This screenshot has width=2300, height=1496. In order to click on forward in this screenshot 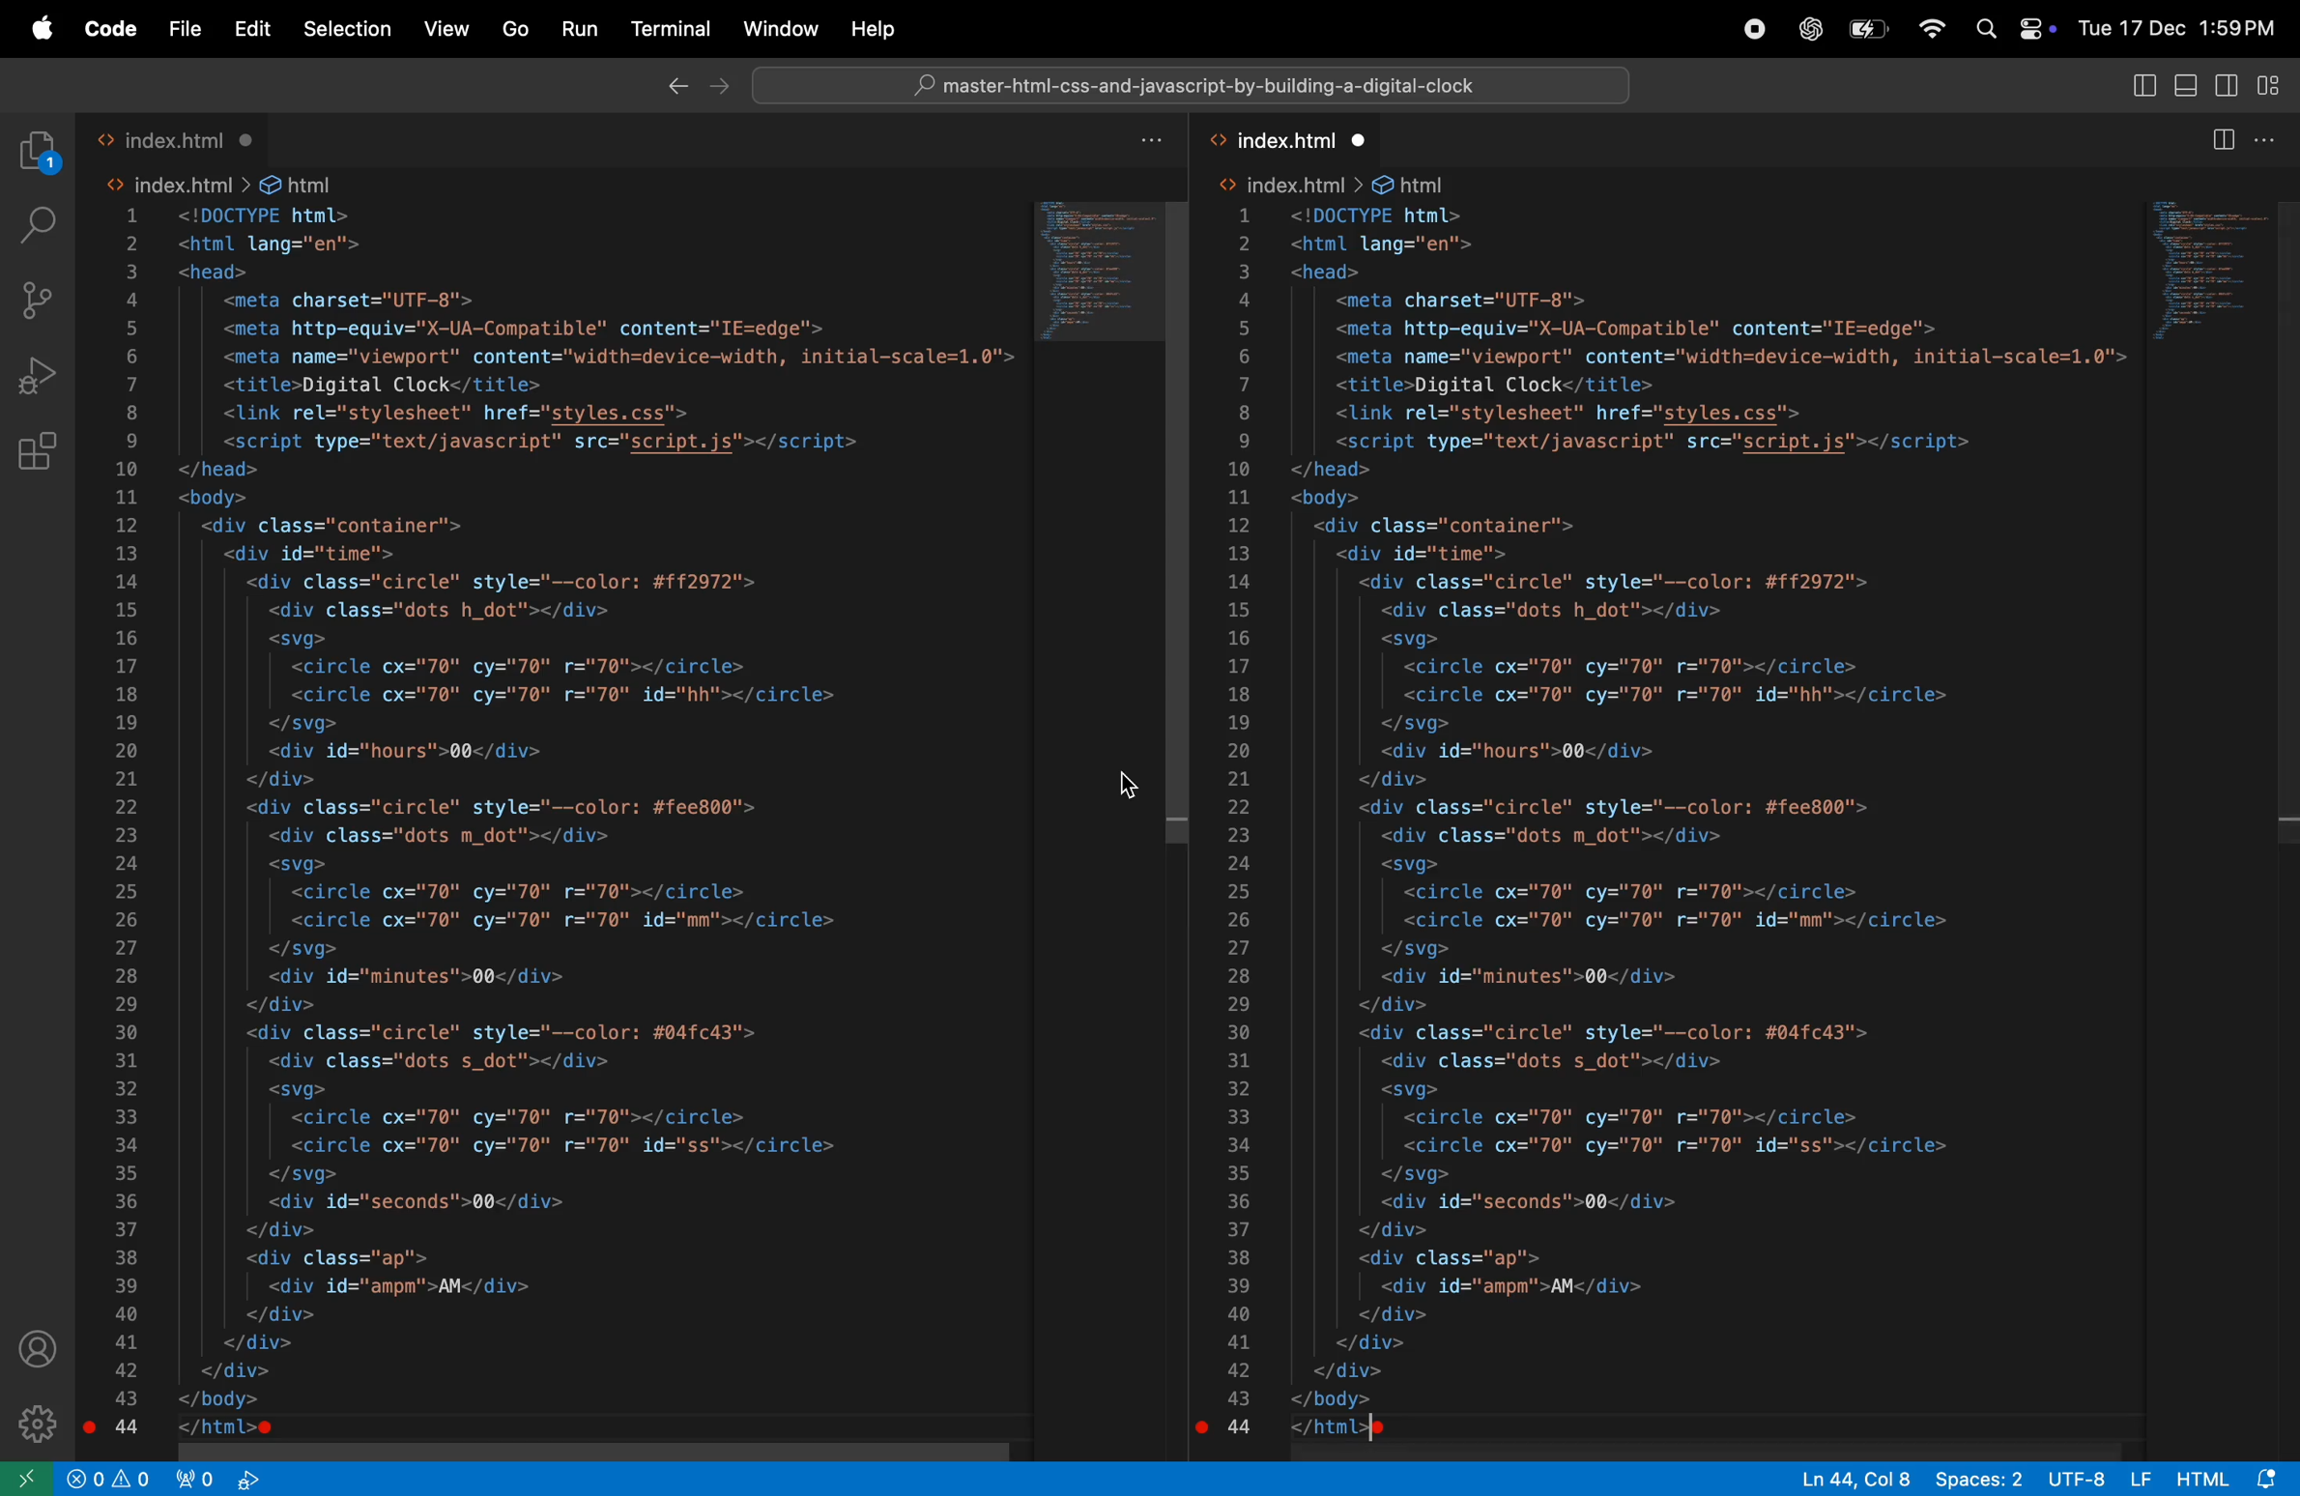, I will do `click(721, 85)`.